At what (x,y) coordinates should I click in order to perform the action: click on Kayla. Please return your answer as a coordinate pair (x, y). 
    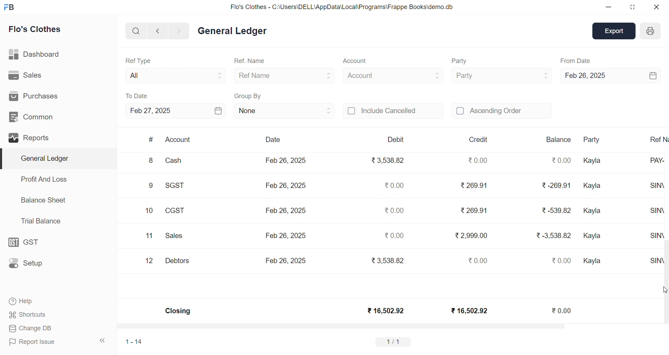
    Looking at the image, I should click on (594, 186).